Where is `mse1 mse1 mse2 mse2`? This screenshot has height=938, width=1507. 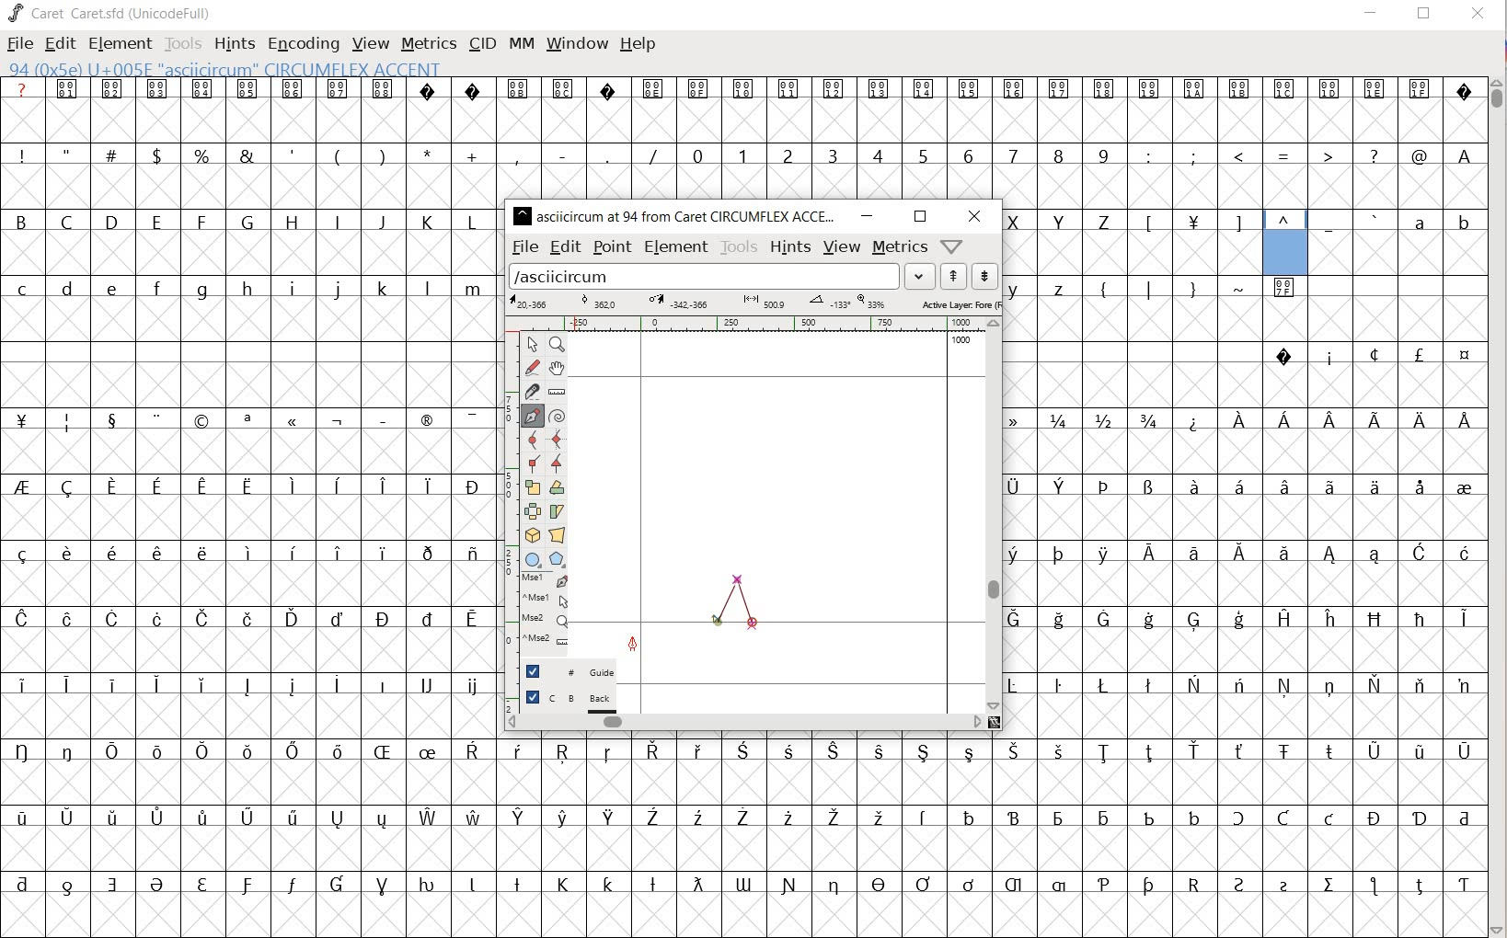
mse1 mse1 mse2 mse2 is located at coordinates (538, 611).